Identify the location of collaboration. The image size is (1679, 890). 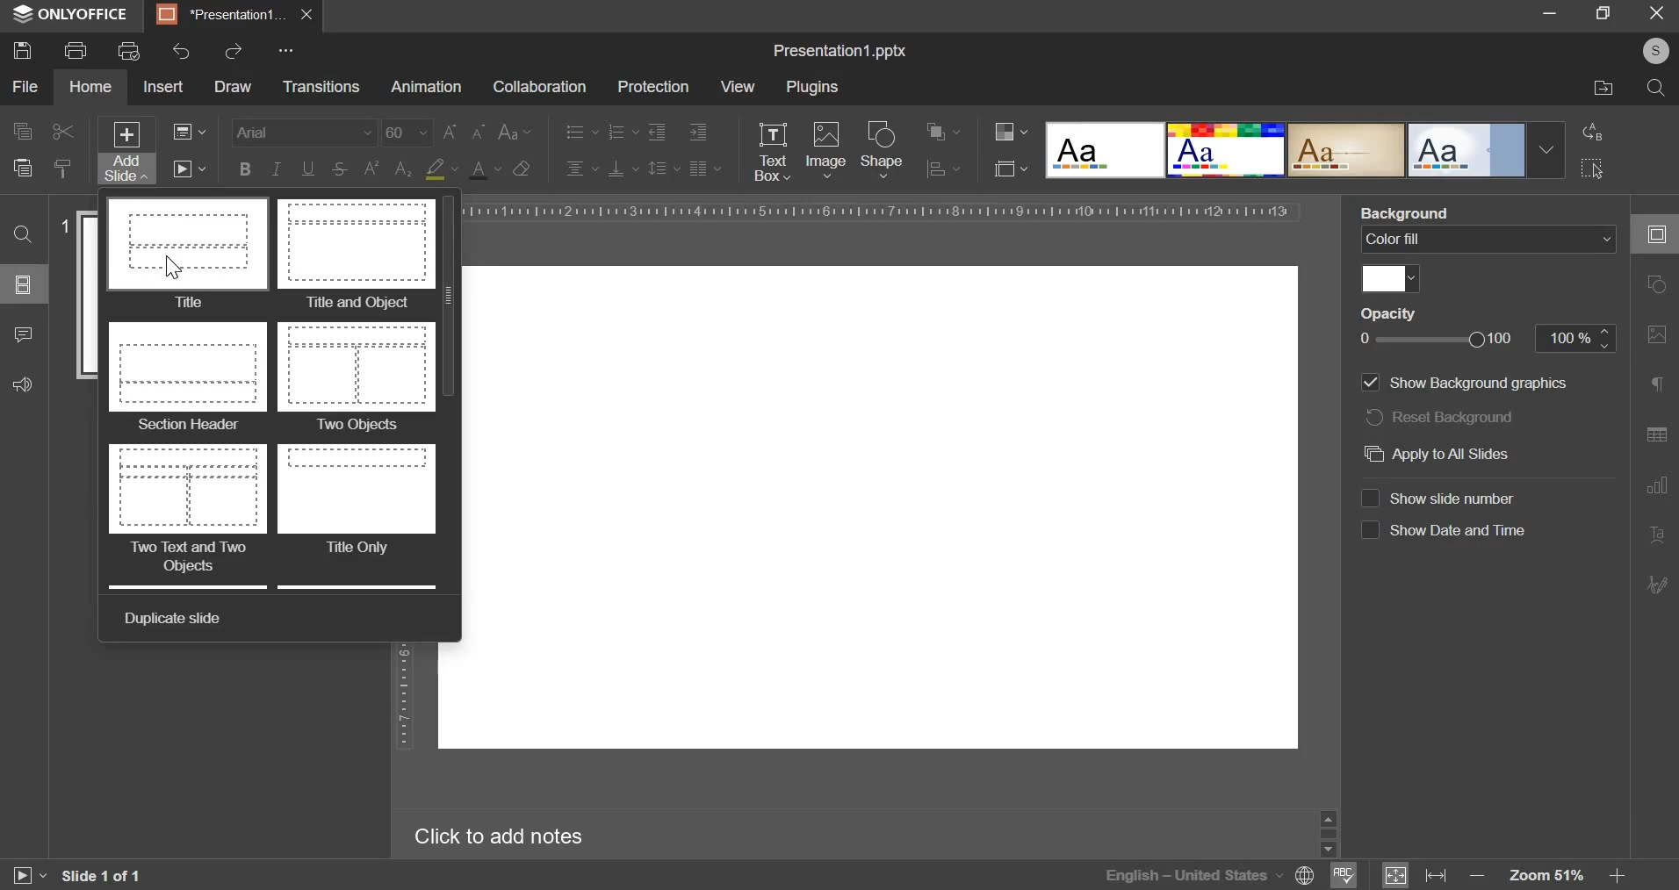
(538, 87).